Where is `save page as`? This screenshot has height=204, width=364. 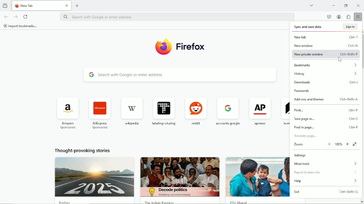
save page as is located at coordinates (326, 119).